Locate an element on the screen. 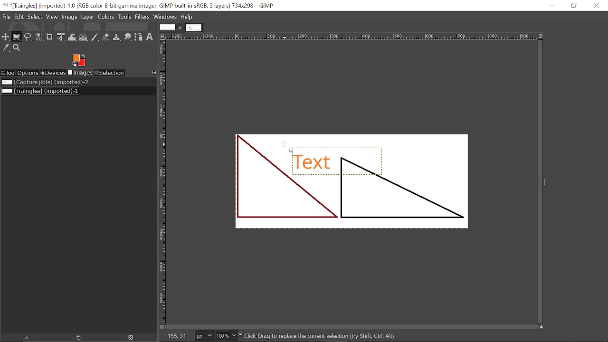 The height and width of the screenshot is (342, 608). Imges is located at coordinates (80, 73).